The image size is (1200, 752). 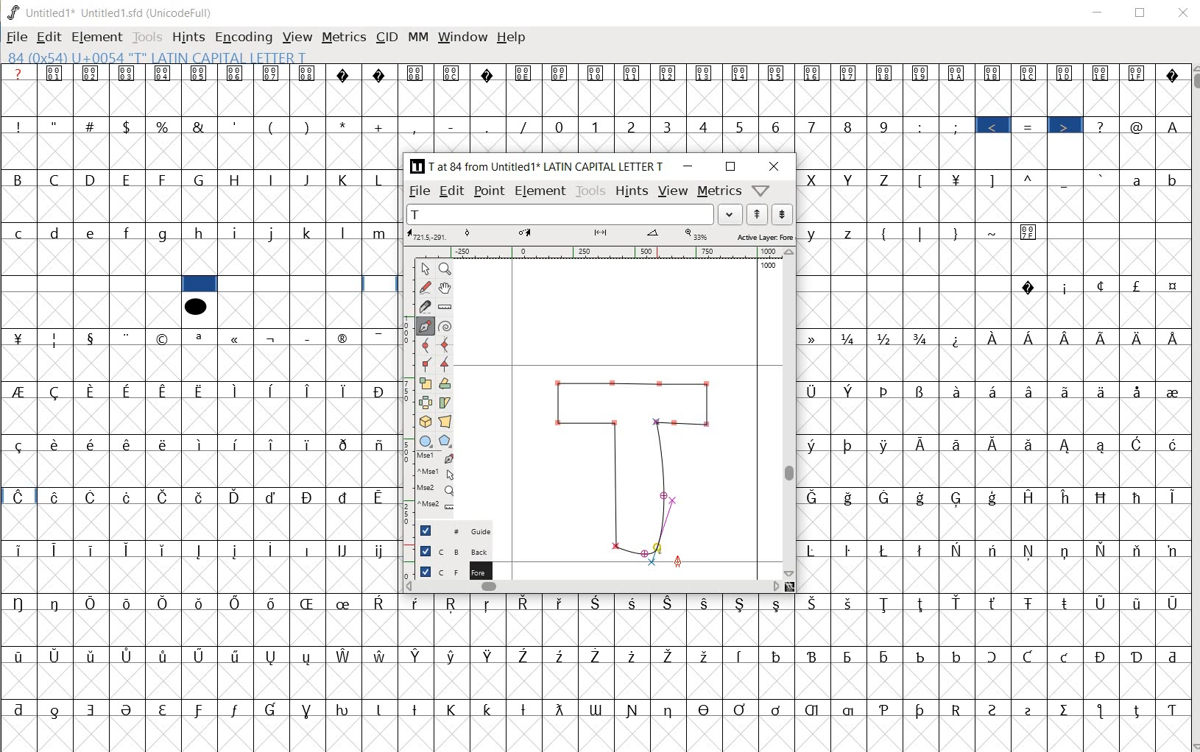 What do you see at coordinates (489, 127) in the screenshot?
I see `.` at bounding box center [489, 127].